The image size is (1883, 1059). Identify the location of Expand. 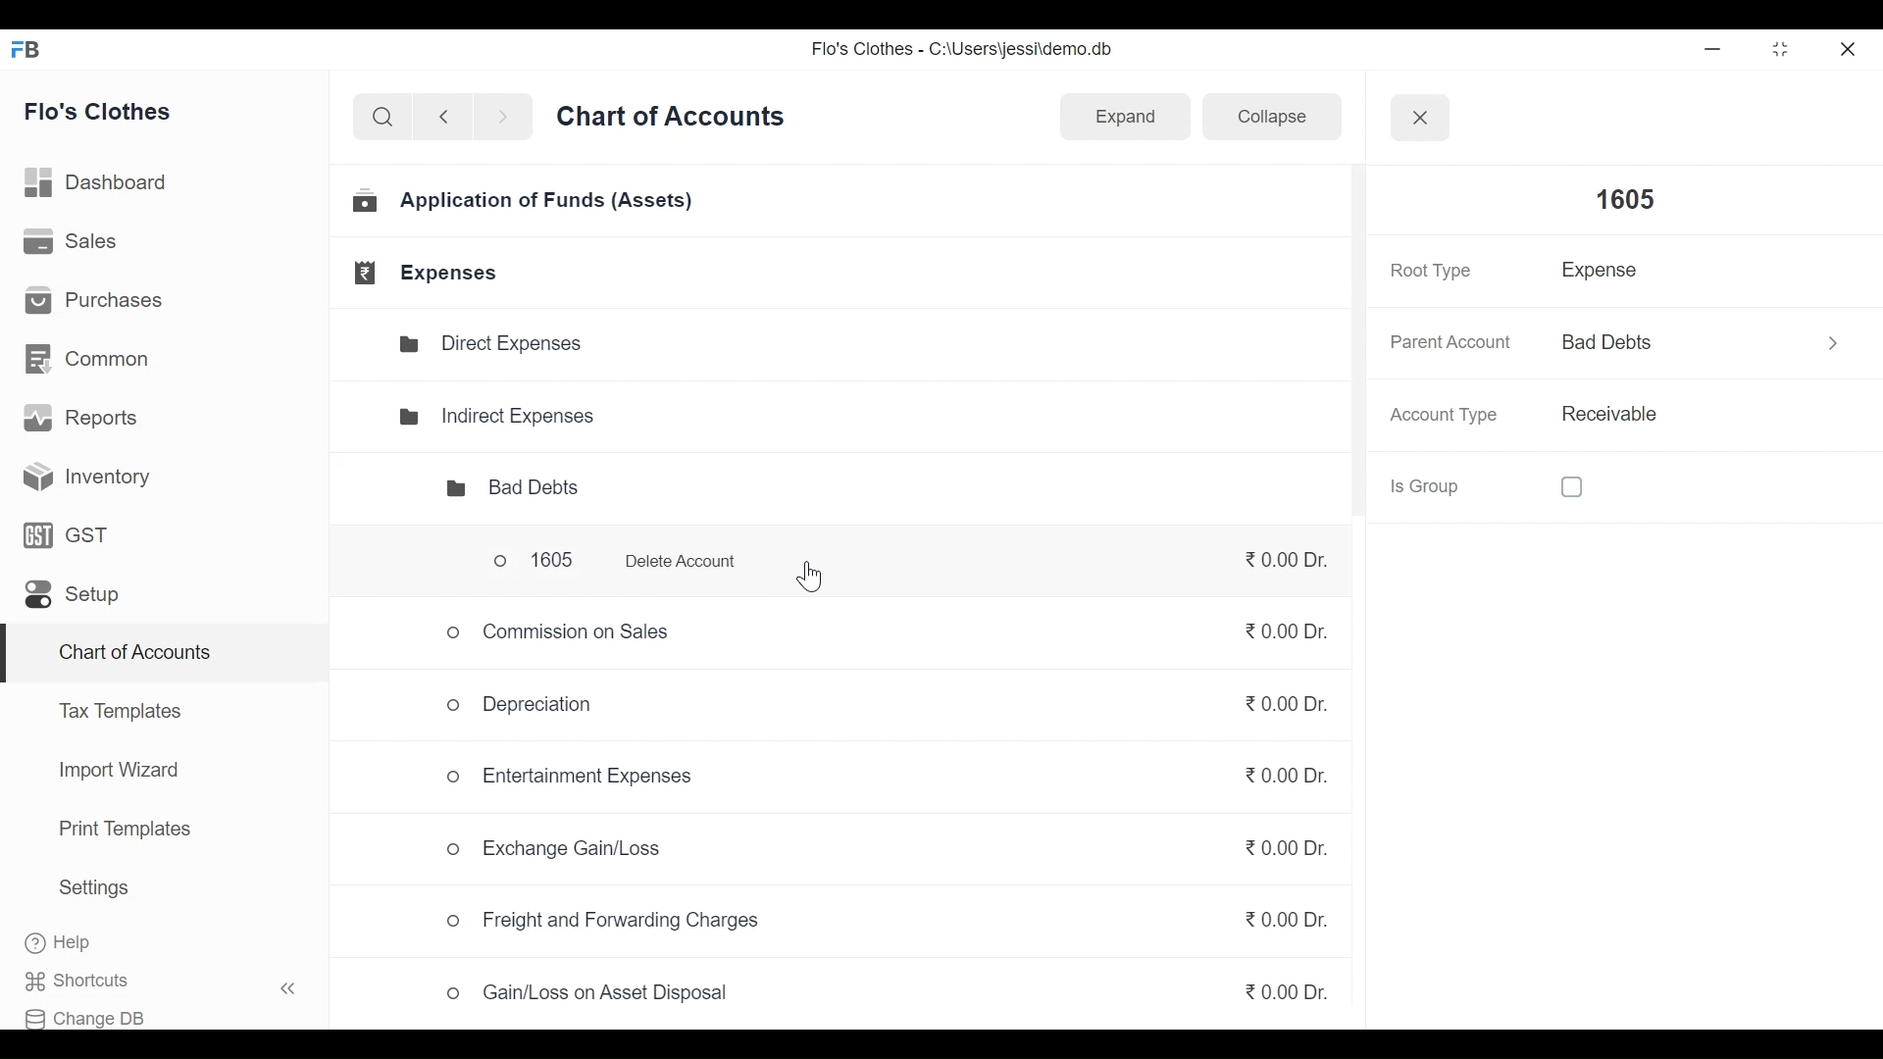
(1124, 116).